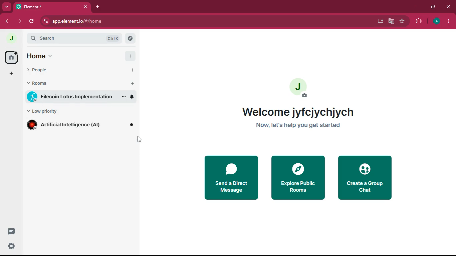  I want to click on room options, so click(124, 98).